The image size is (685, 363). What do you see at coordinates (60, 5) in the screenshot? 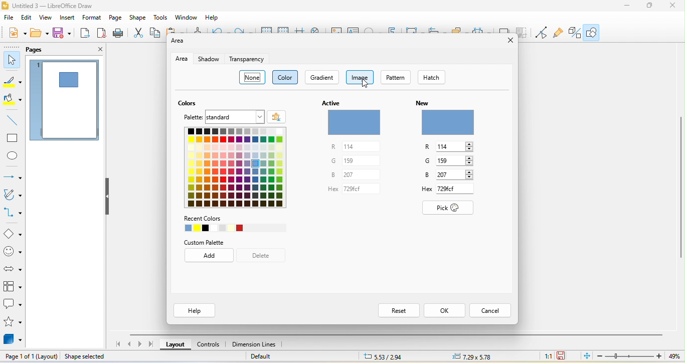
I see `title` at bounding box center [60, 5].